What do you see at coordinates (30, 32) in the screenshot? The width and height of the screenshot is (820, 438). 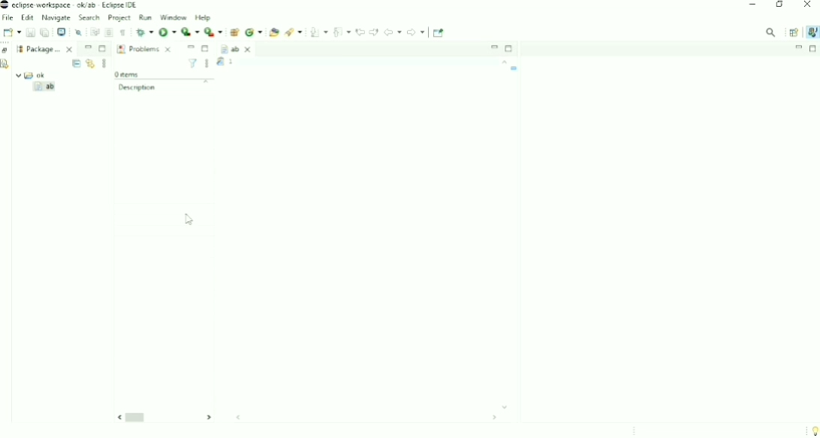 I see `Save` at bounding box center [30, 32].